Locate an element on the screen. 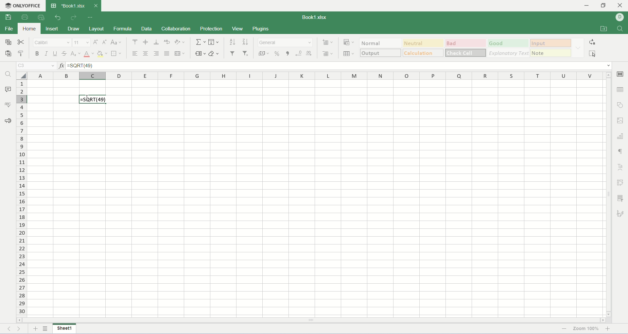  minimize is located at coordinates (585, 5).